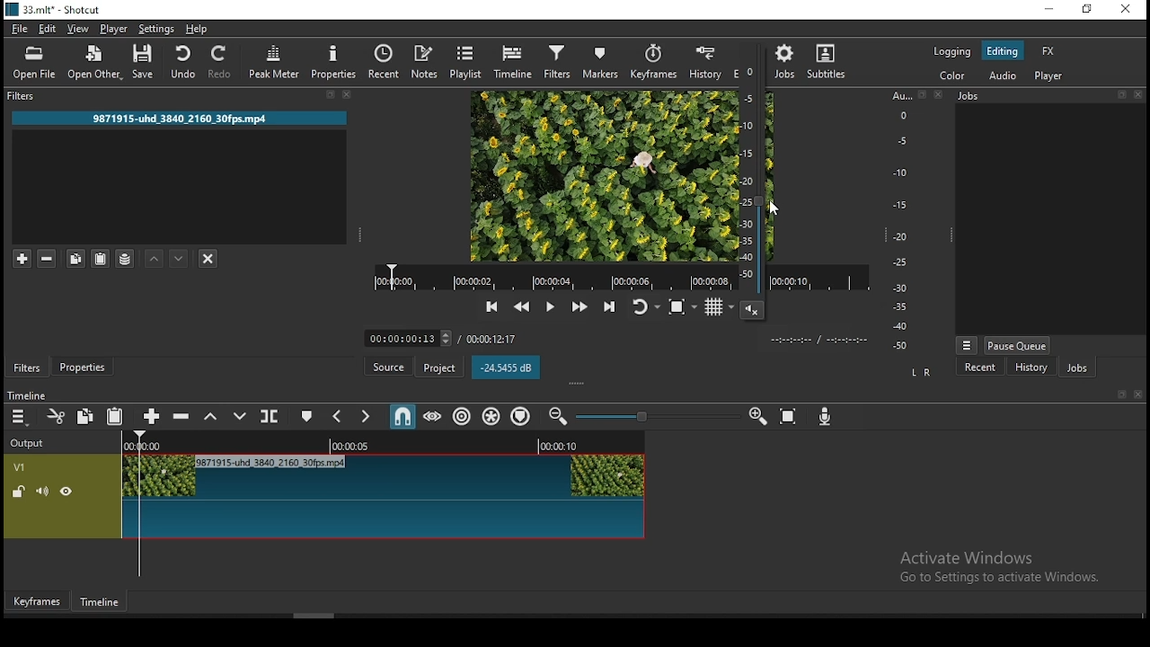 Image resolution: width=1150 pixels, height=647 pixels. What do you see at coordinates (327, 94) in the screenshot?
I see `bookmark` at bounding box center [327, 94].